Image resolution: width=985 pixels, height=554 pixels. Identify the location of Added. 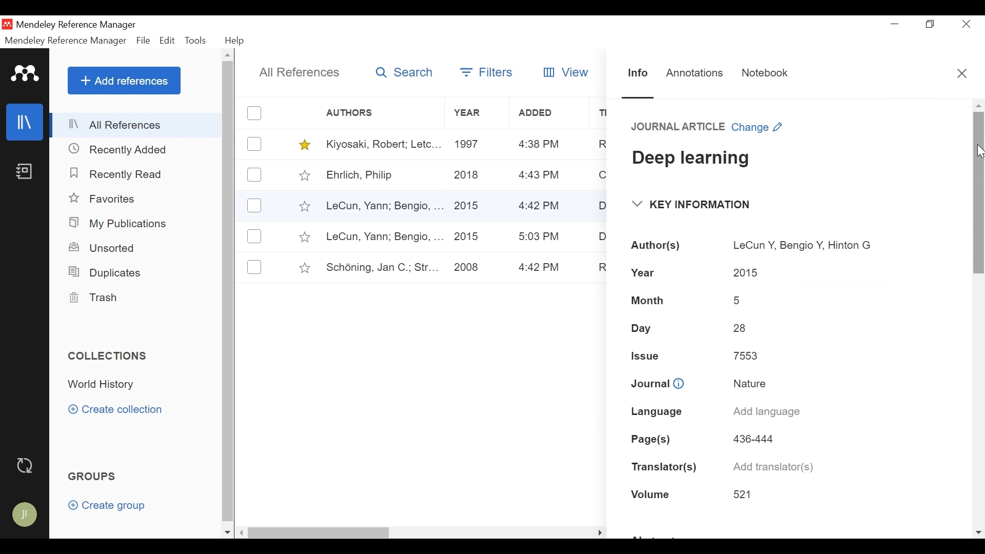
(550, 113).